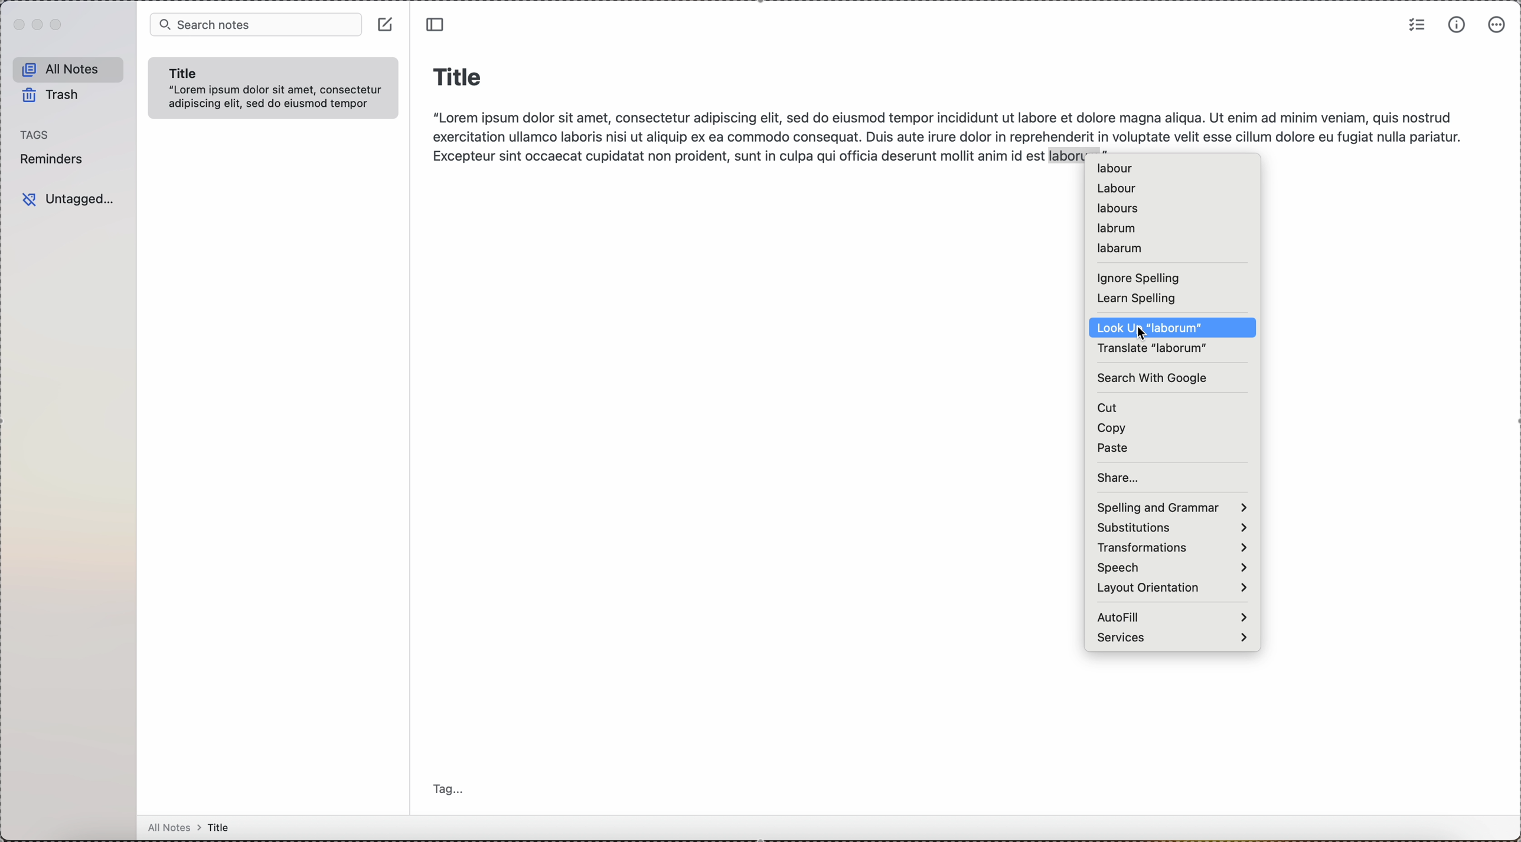  I want to click on learn spelling, so click(1136, 299).